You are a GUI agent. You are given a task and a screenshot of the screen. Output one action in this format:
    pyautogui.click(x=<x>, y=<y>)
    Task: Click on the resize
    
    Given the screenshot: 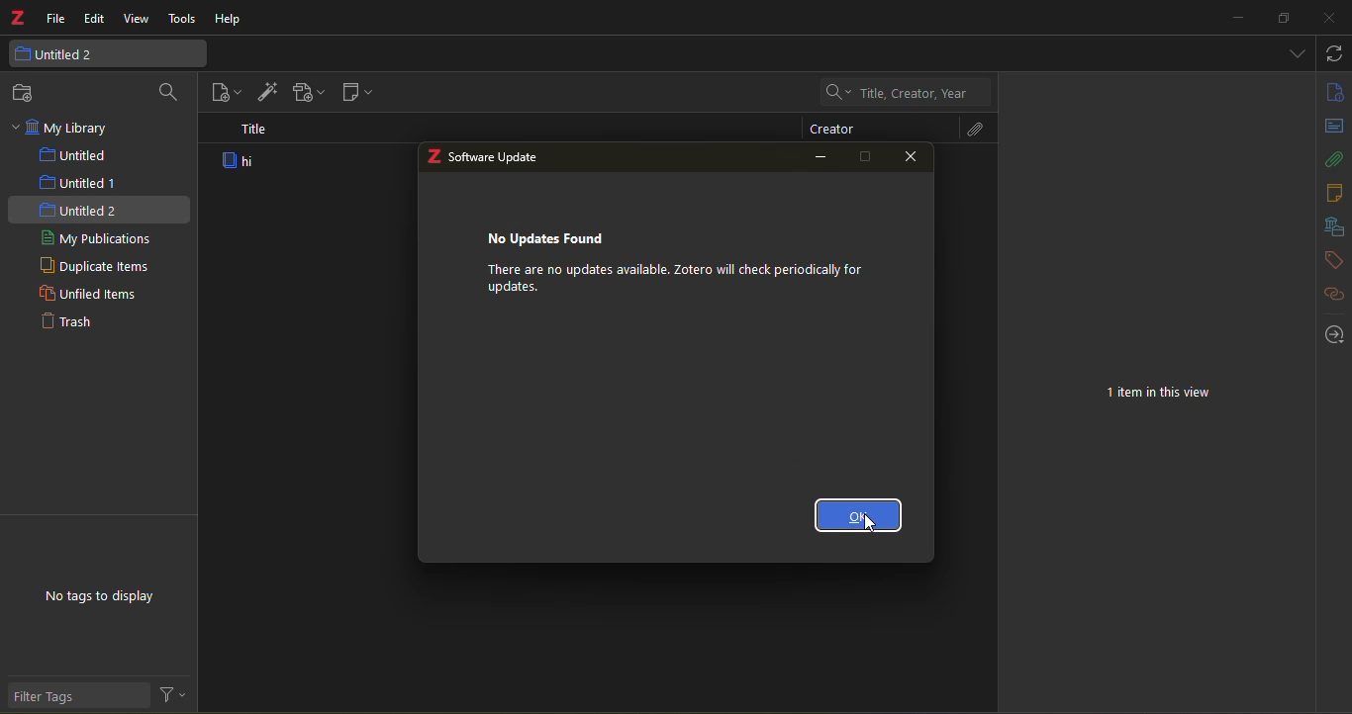 What is the action you would take?
    pyautogui.click(x=867, y=156)
    